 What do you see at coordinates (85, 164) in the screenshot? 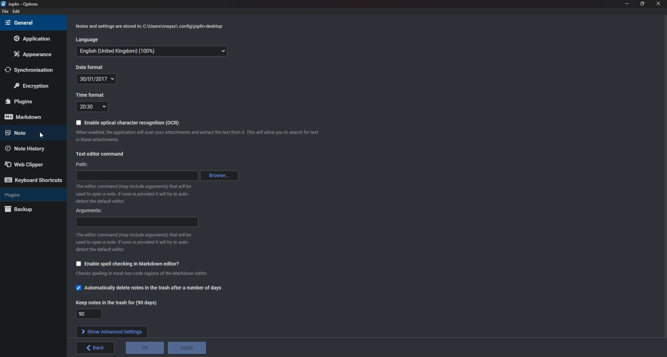
I see `path` at bounding box center [85, 164].